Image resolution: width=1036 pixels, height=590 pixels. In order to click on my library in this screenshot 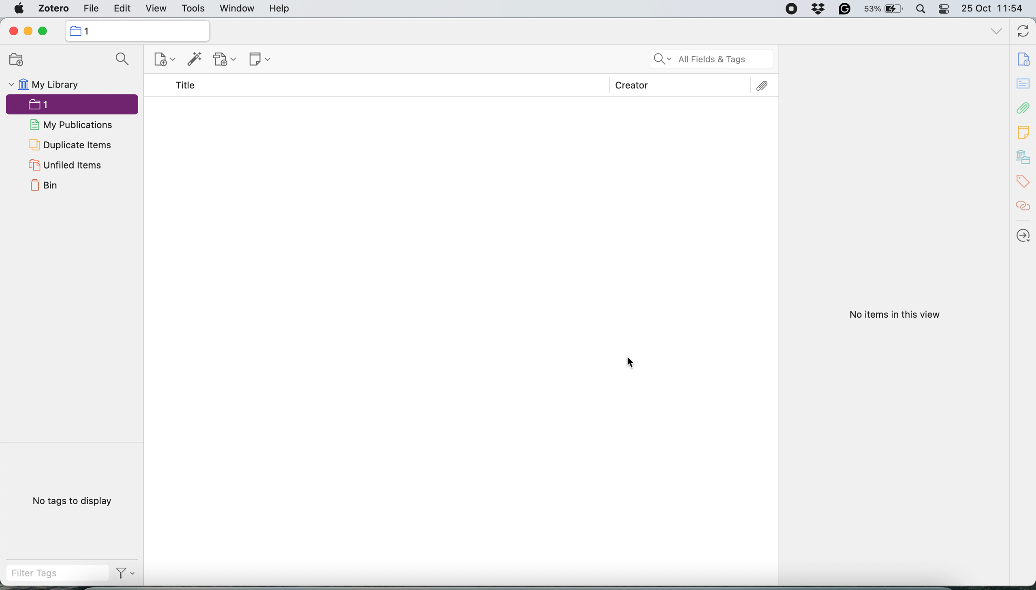, I will do `click(70, 83)`.